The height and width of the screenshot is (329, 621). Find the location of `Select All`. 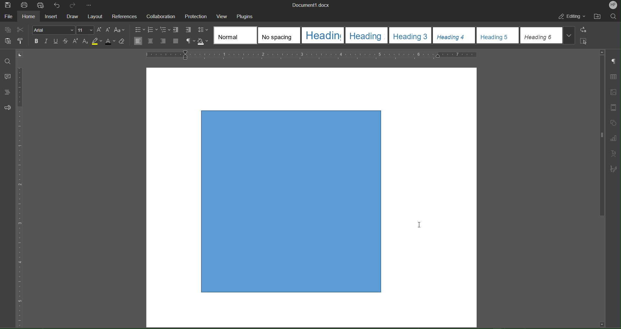

Select All is located at coordinates (584, 41).